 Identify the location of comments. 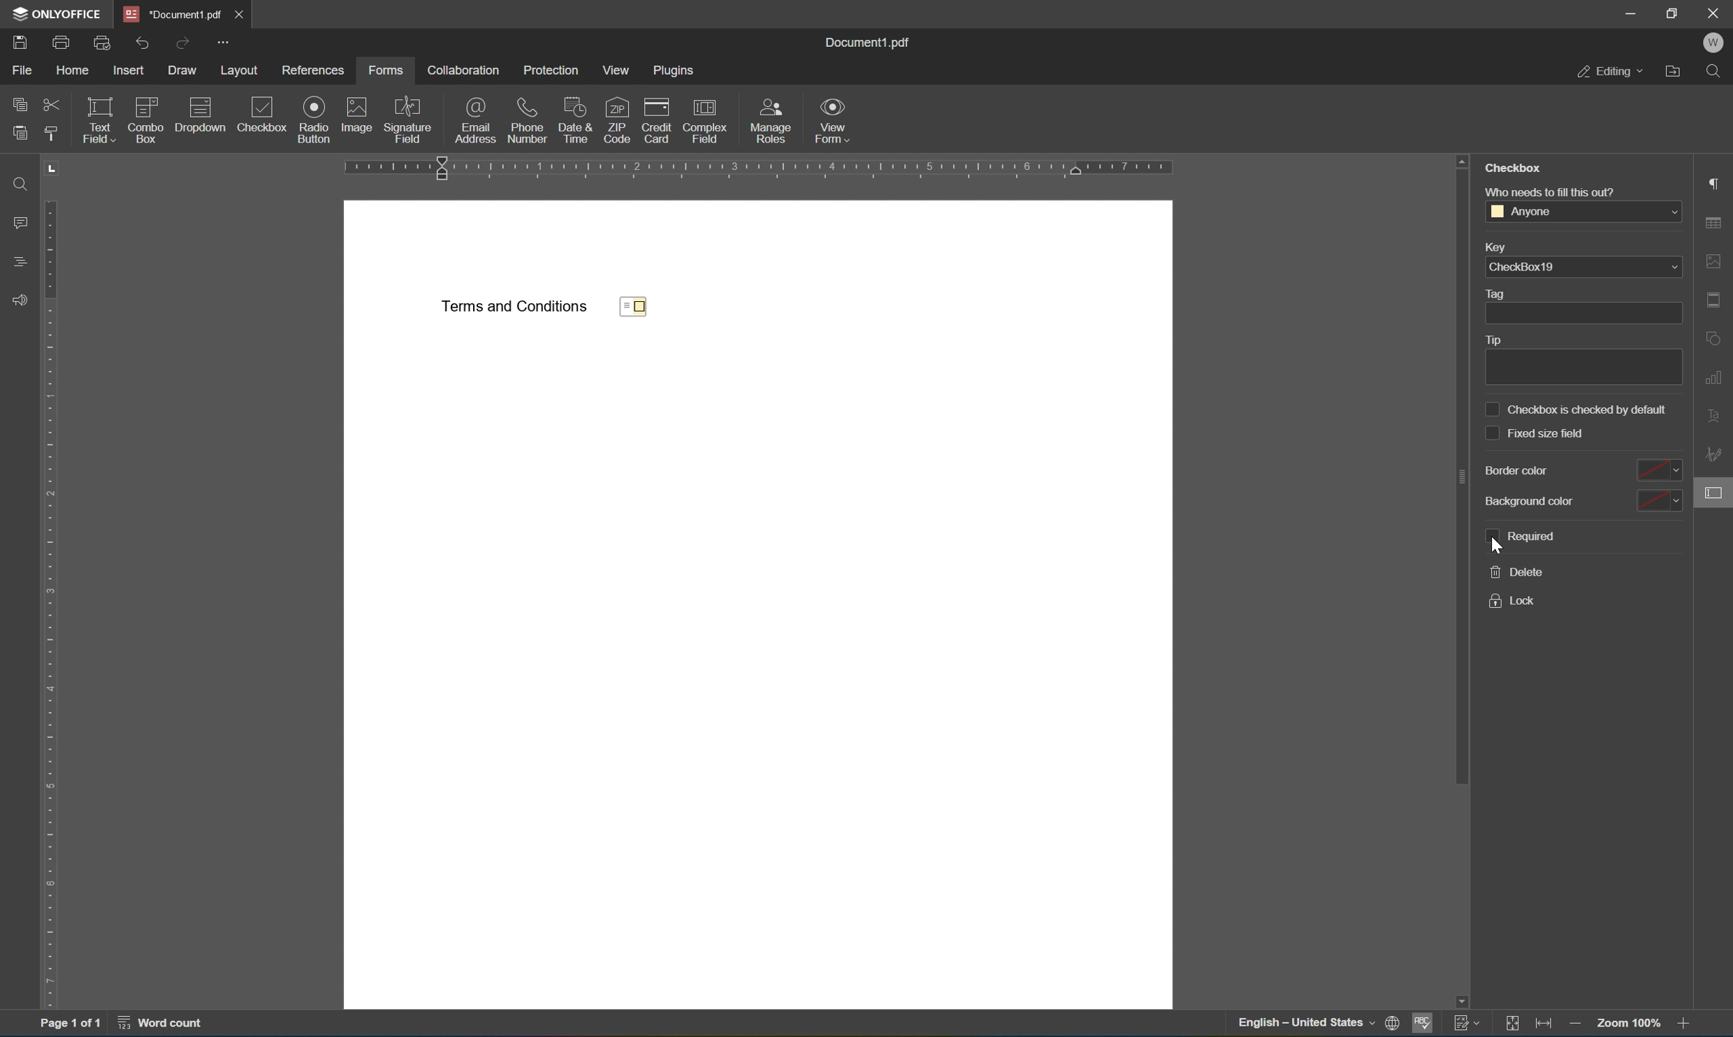
(20, 221).